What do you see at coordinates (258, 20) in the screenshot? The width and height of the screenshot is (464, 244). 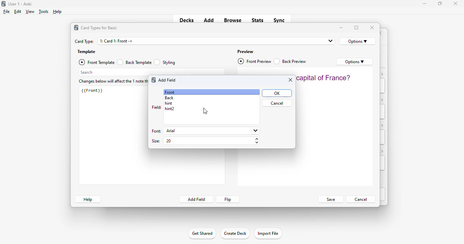 I see `stats` at bounding box center [258, 20].